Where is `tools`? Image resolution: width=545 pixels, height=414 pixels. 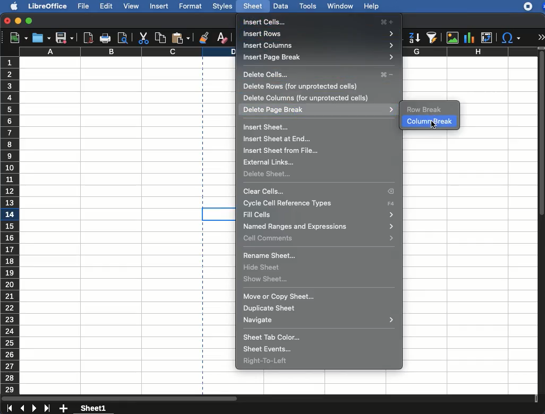
tools is located at coordinates (308, 7).